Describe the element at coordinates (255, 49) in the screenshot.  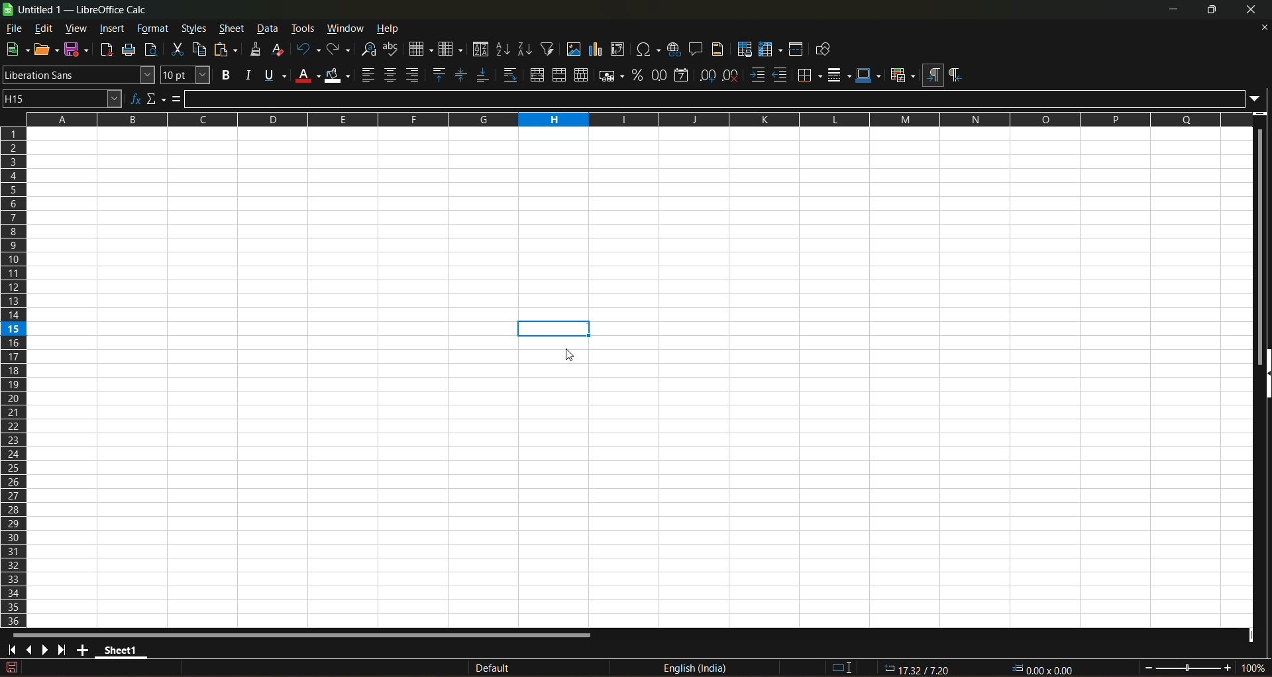
I see `clone formatting` at that location.